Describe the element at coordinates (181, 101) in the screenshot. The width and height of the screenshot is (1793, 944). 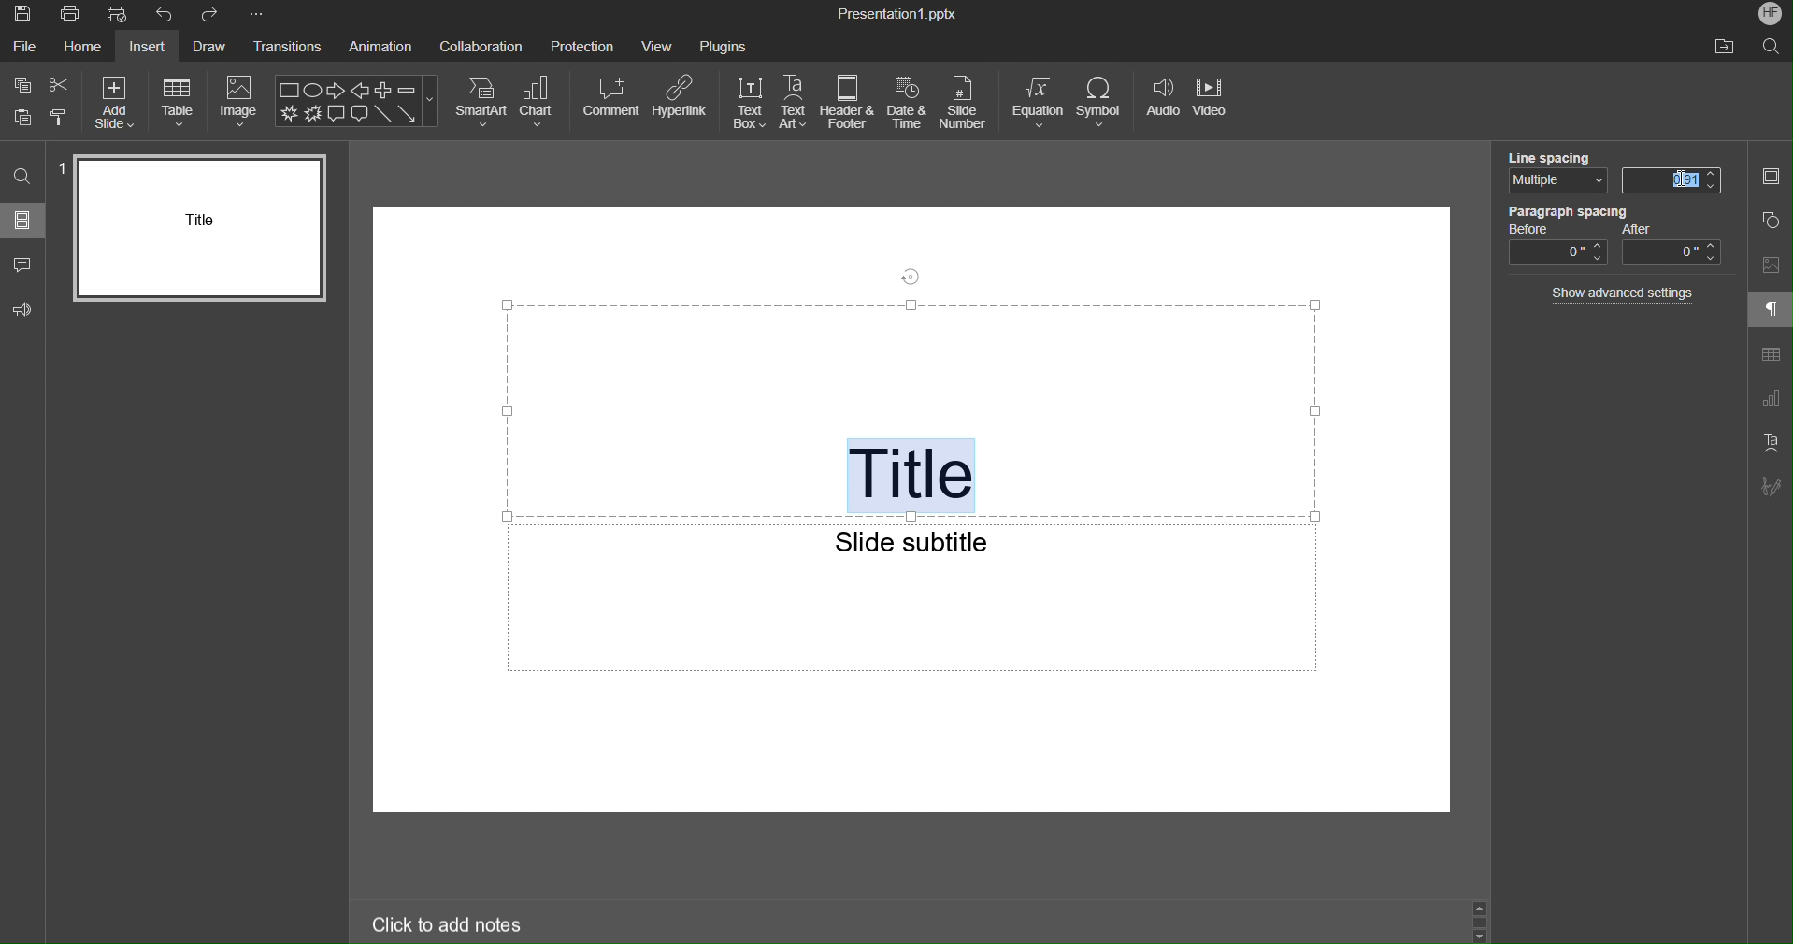
I see `Table` at that location.